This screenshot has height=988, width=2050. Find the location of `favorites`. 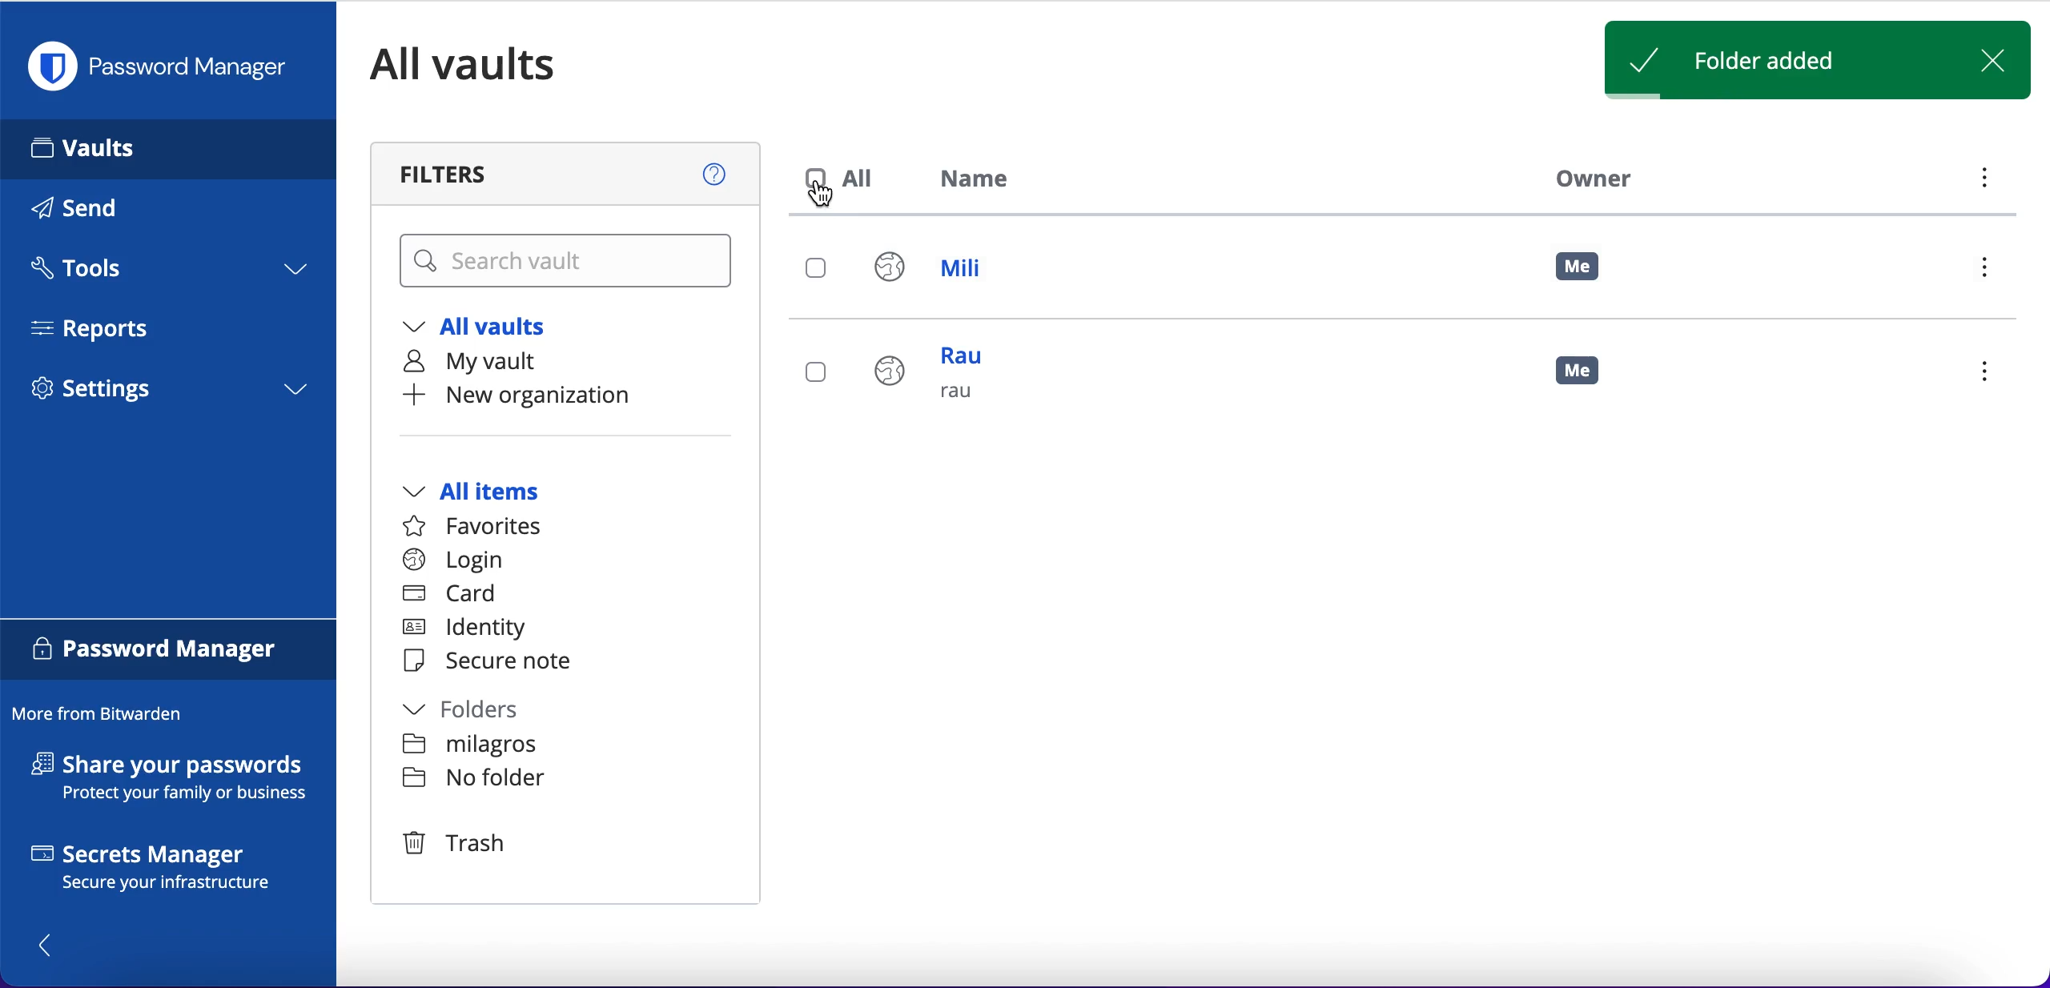

favorites is located at coordinates (482, 527).